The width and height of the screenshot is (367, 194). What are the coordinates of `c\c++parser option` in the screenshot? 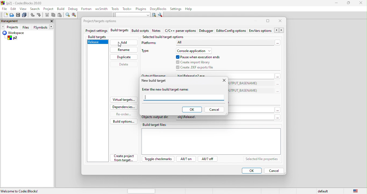 It's located at (181, 30).